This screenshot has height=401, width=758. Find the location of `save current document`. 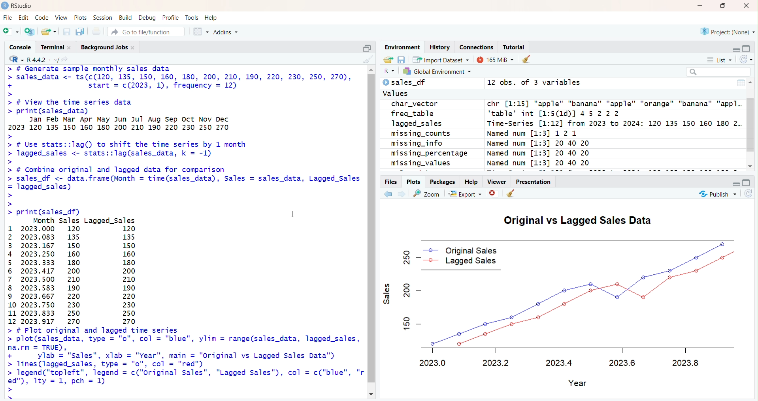

save current document is located at coordinates (67, 32).